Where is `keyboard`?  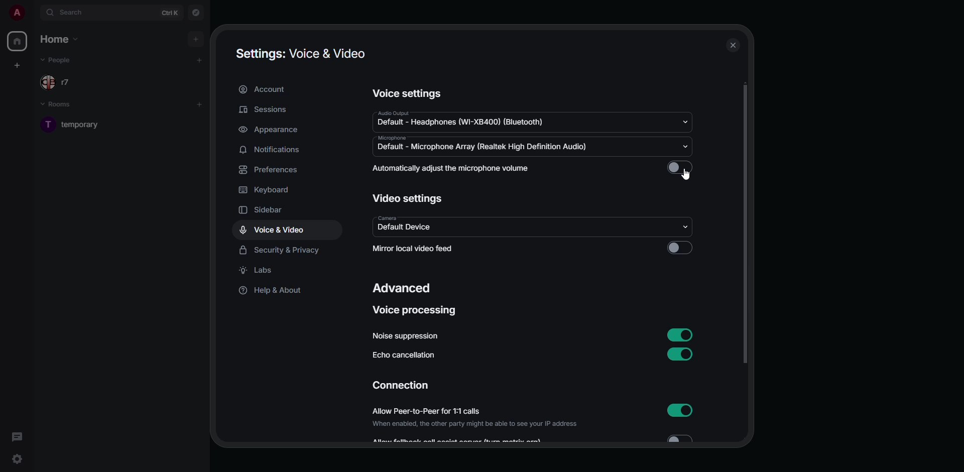
keyboard is located at coordinates (266, 190).